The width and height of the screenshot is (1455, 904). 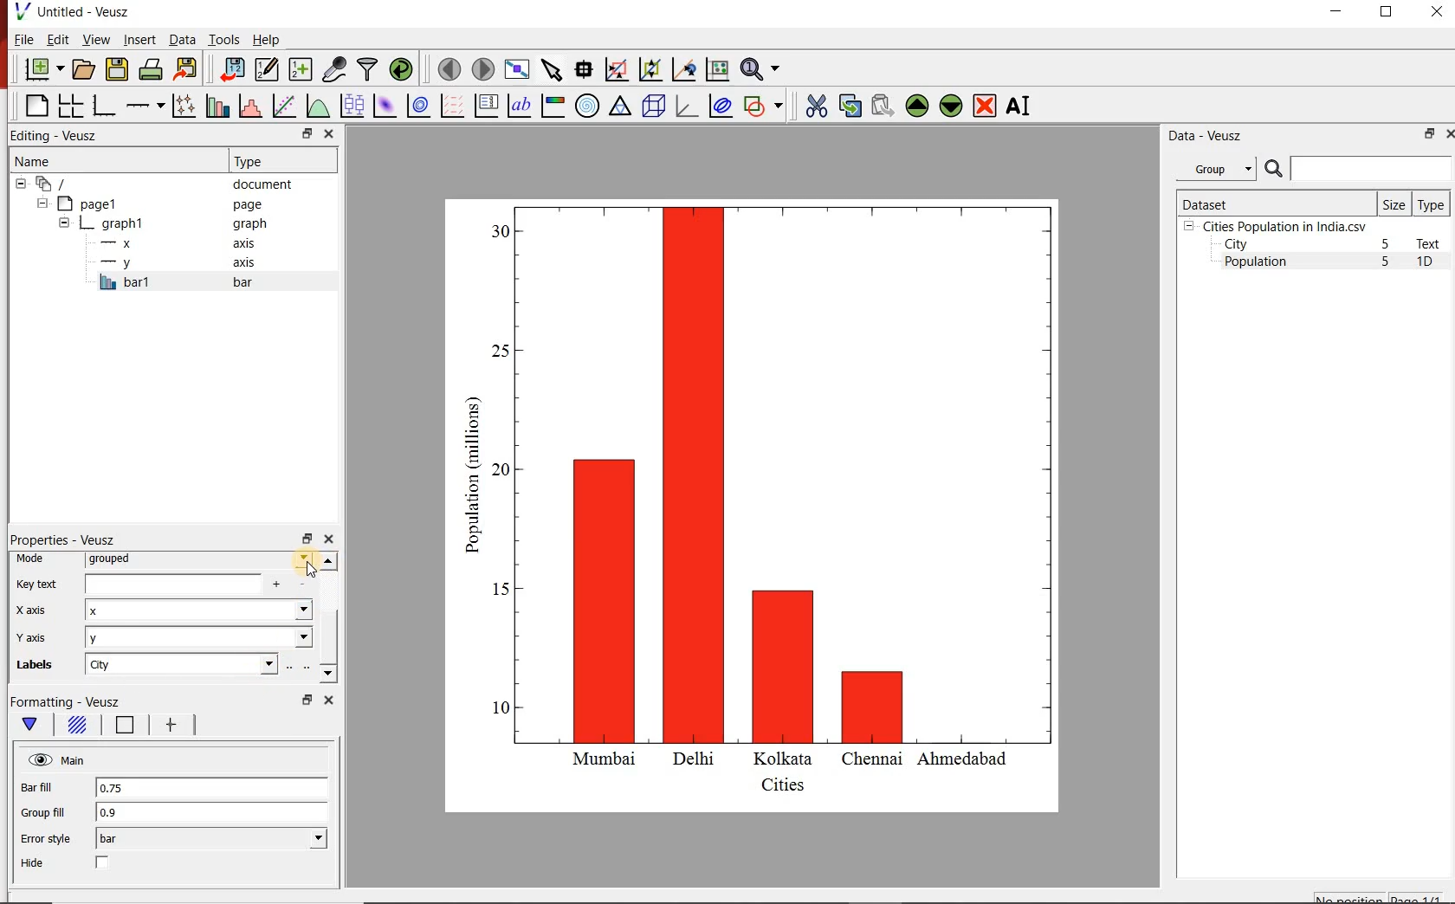 What do you see at coordinates (198, 560) in the screenshot?
I see `grouped` at bounding box center [198, 560].